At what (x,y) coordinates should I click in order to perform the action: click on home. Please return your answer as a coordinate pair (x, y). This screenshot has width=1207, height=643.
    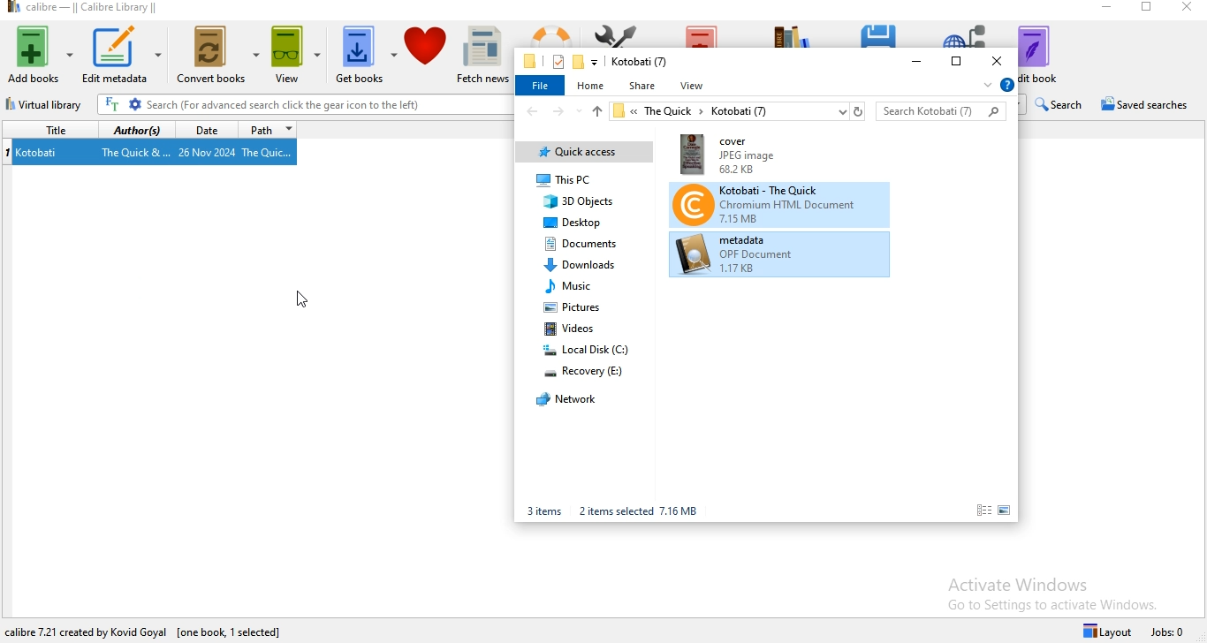
    Looking at the image, I should click on (592, 85).